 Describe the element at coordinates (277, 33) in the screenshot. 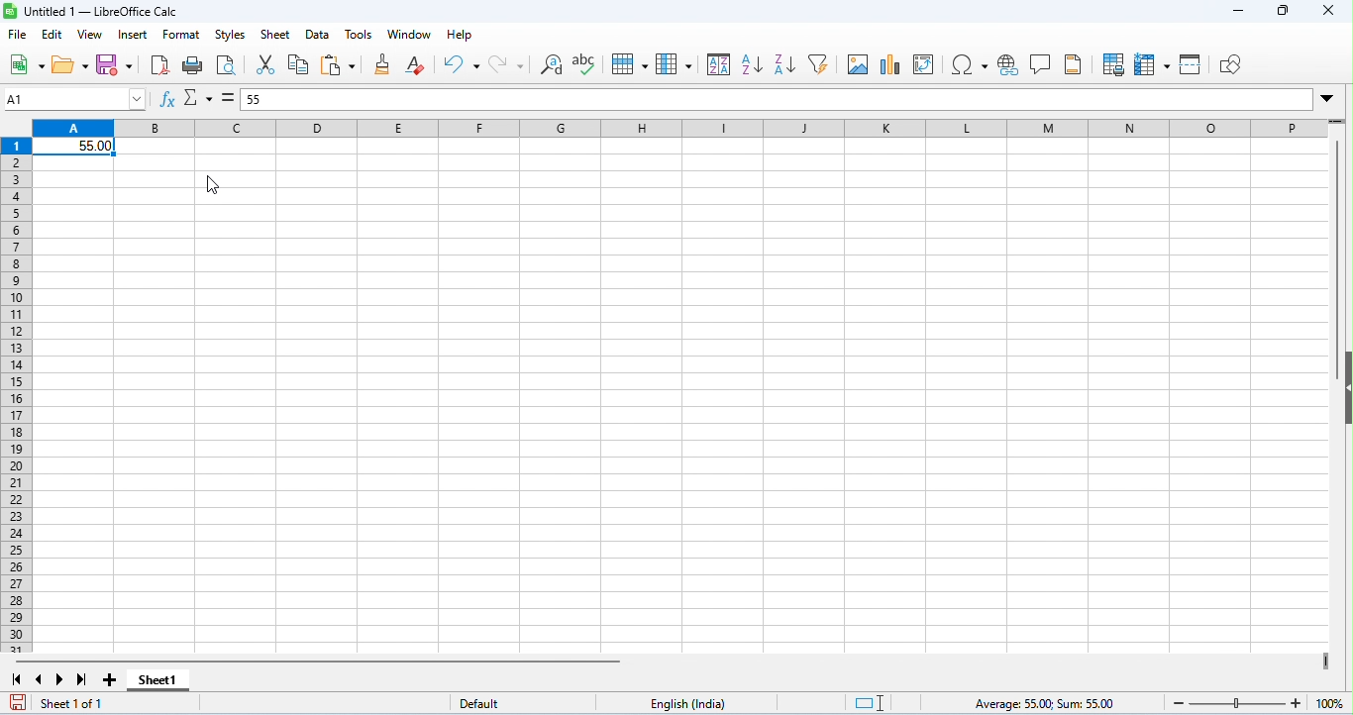

I see `sheet` at that location.